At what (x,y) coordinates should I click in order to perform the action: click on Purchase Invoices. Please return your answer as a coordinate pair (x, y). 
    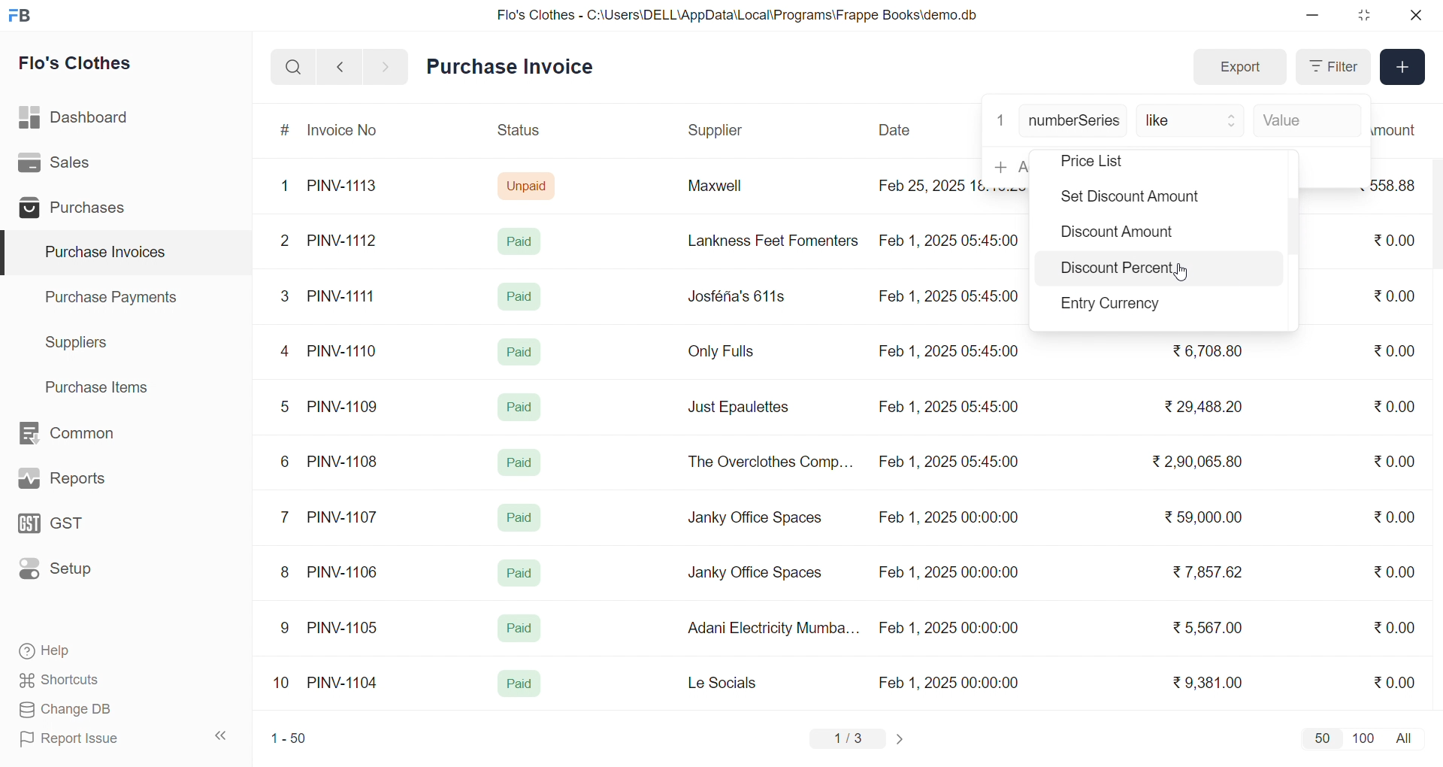
    Looking at the image, I should click on (103, 253).